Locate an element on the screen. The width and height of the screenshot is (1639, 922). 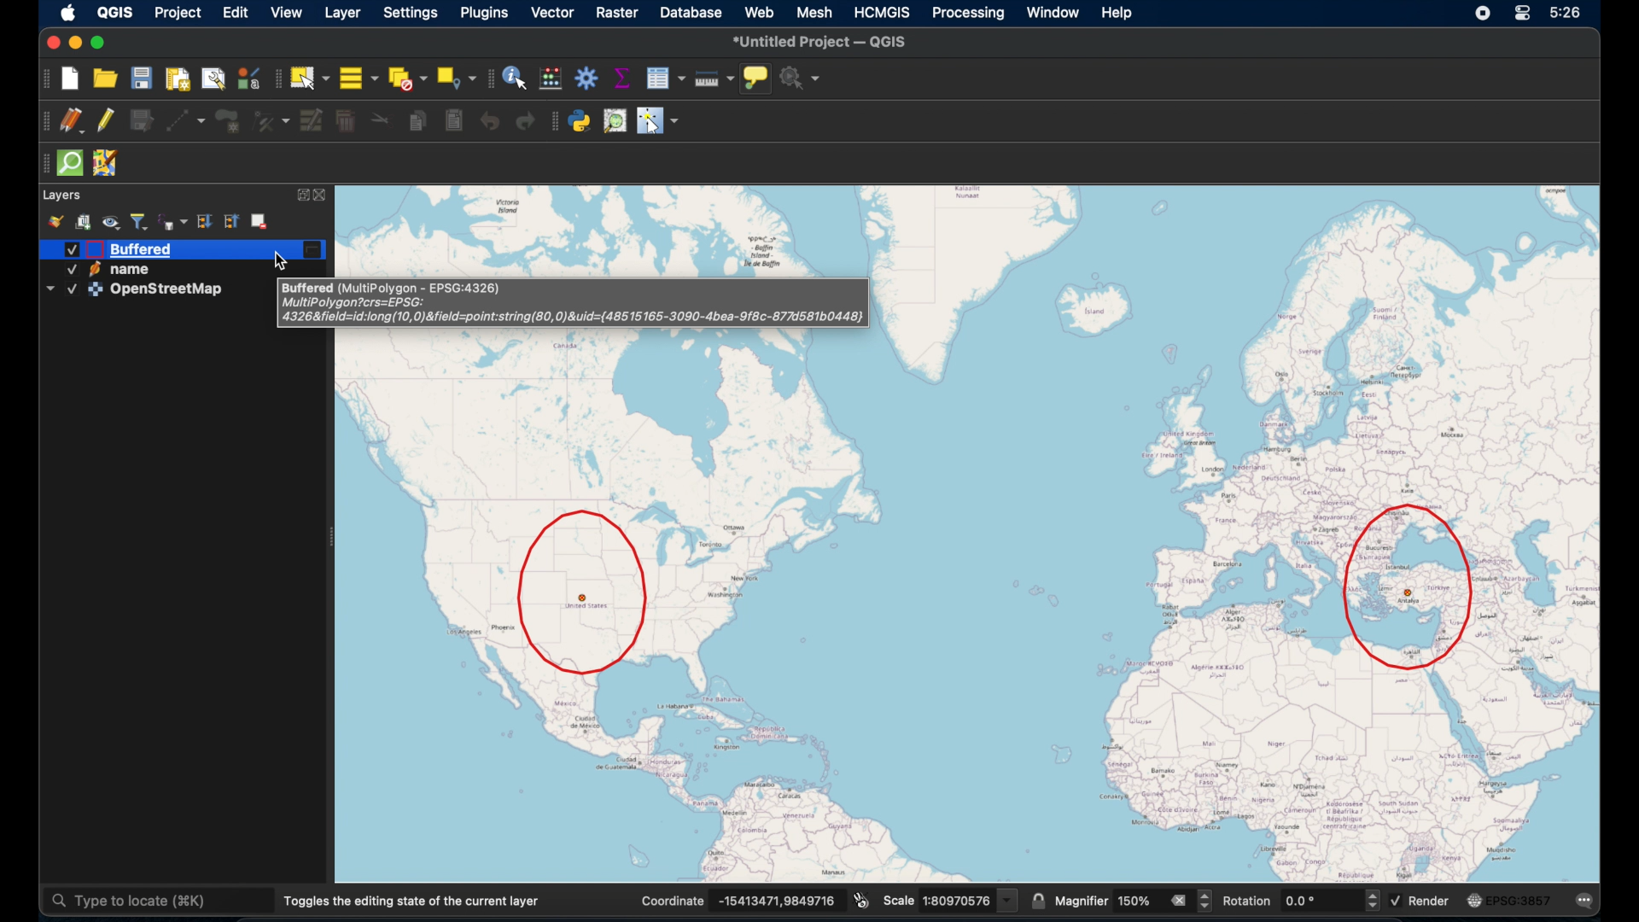
show attribute table is located at coordinates (668, 78).